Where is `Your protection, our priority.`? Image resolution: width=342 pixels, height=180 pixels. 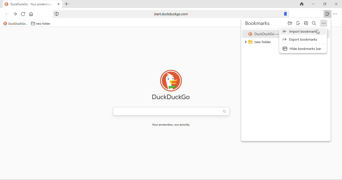
Your protection, our priority. is located at coordinates (171, 126).